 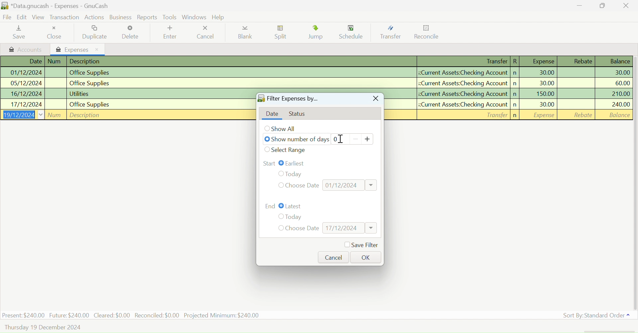 What do you see at coordinates (267, 139) in the screenshot?
I see `Checkbox` at bounding box center [267, 139].